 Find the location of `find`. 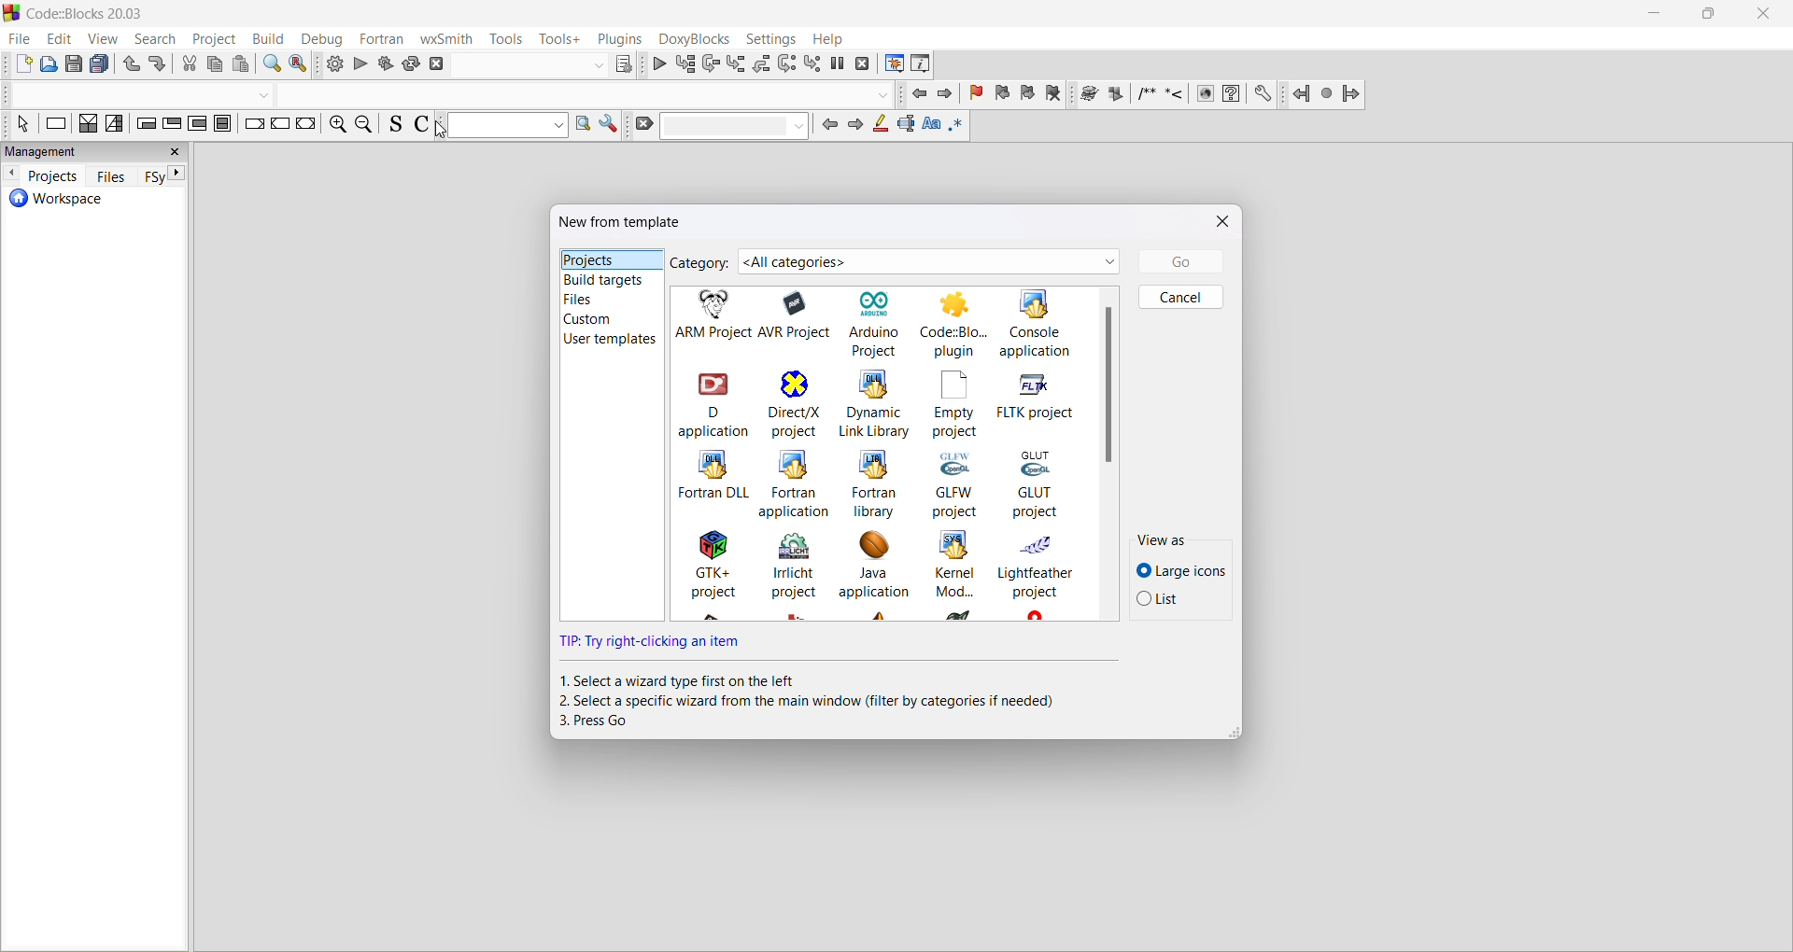

find is located at coordinates (273, 65).